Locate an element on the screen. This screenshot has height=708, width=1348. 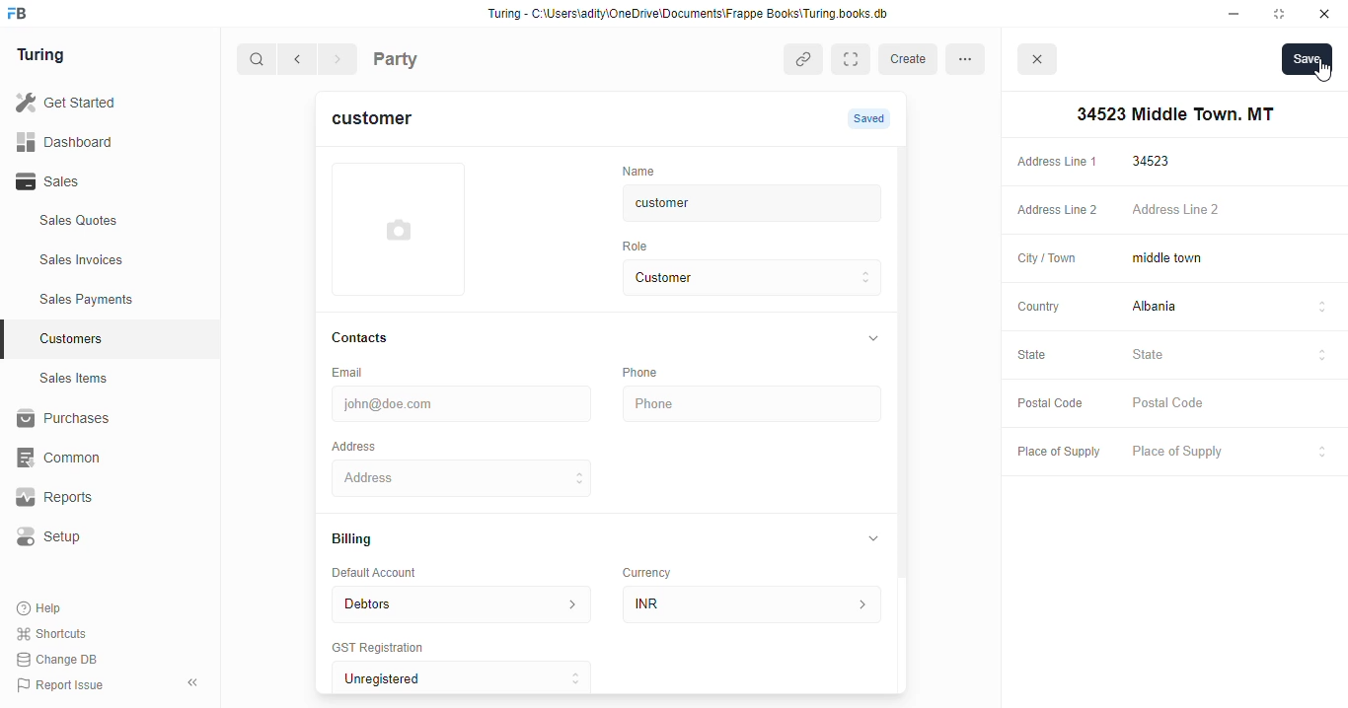
Turing is located at coordinates (45, 56).